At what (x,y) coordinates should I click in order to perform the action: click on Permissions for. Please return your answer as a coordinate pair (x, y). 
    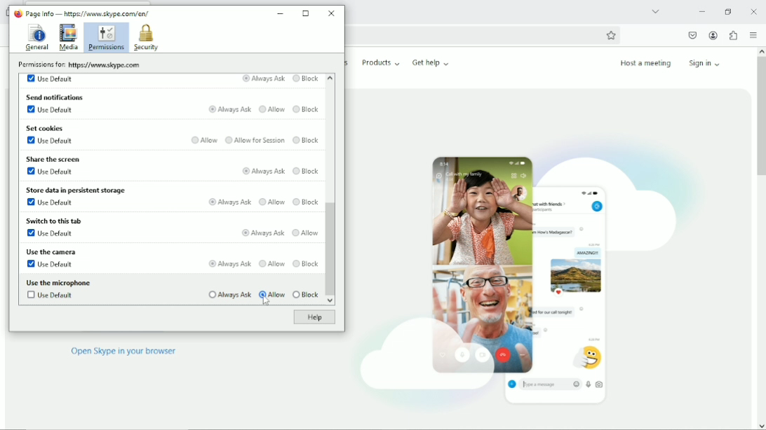
    Looking at the image, I should click on (78, 64).